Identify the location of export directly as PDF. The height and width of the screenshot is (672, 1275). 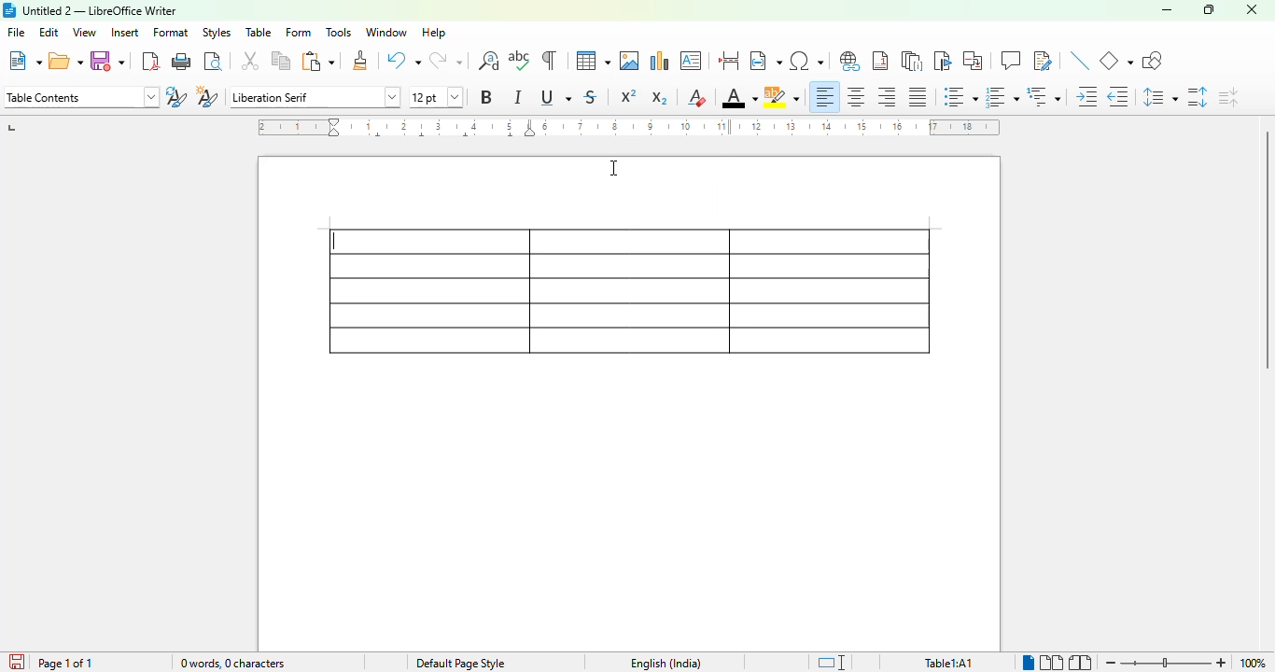
(151, 62).